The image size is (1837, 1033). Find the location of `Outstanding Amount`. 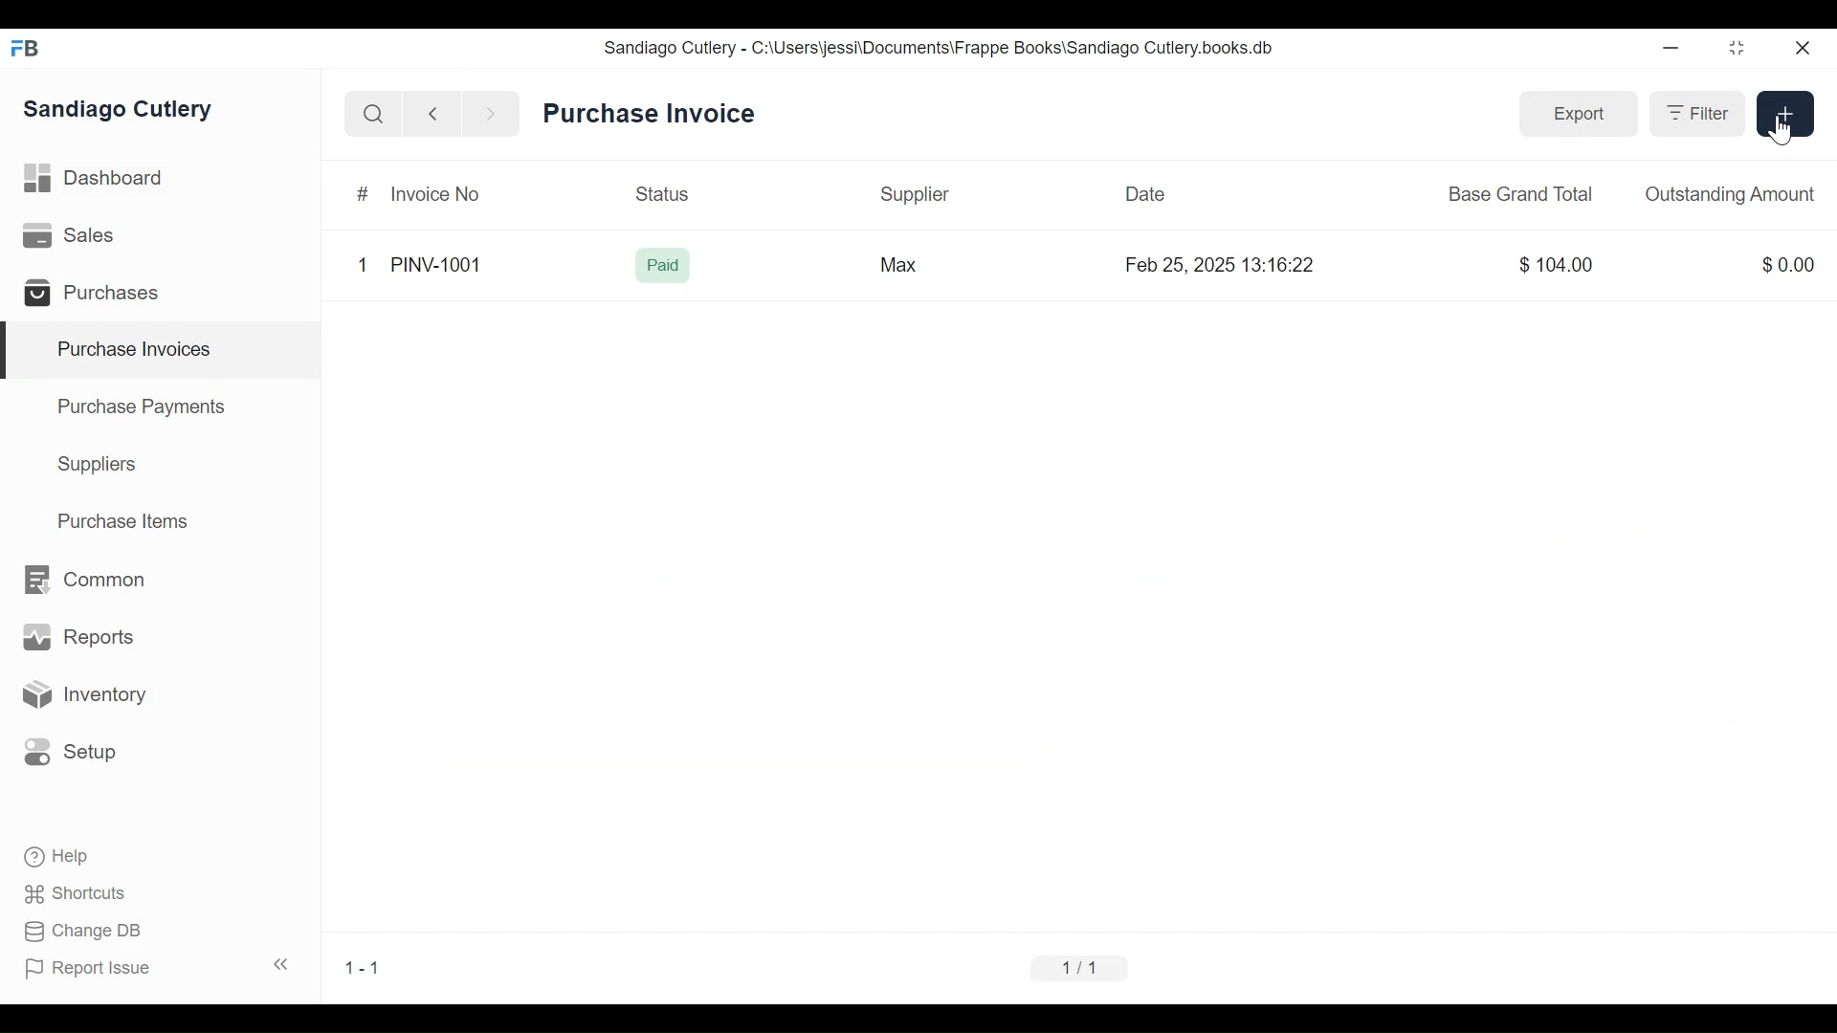

Outstanding Amount is located at coordinates (1728, 195).